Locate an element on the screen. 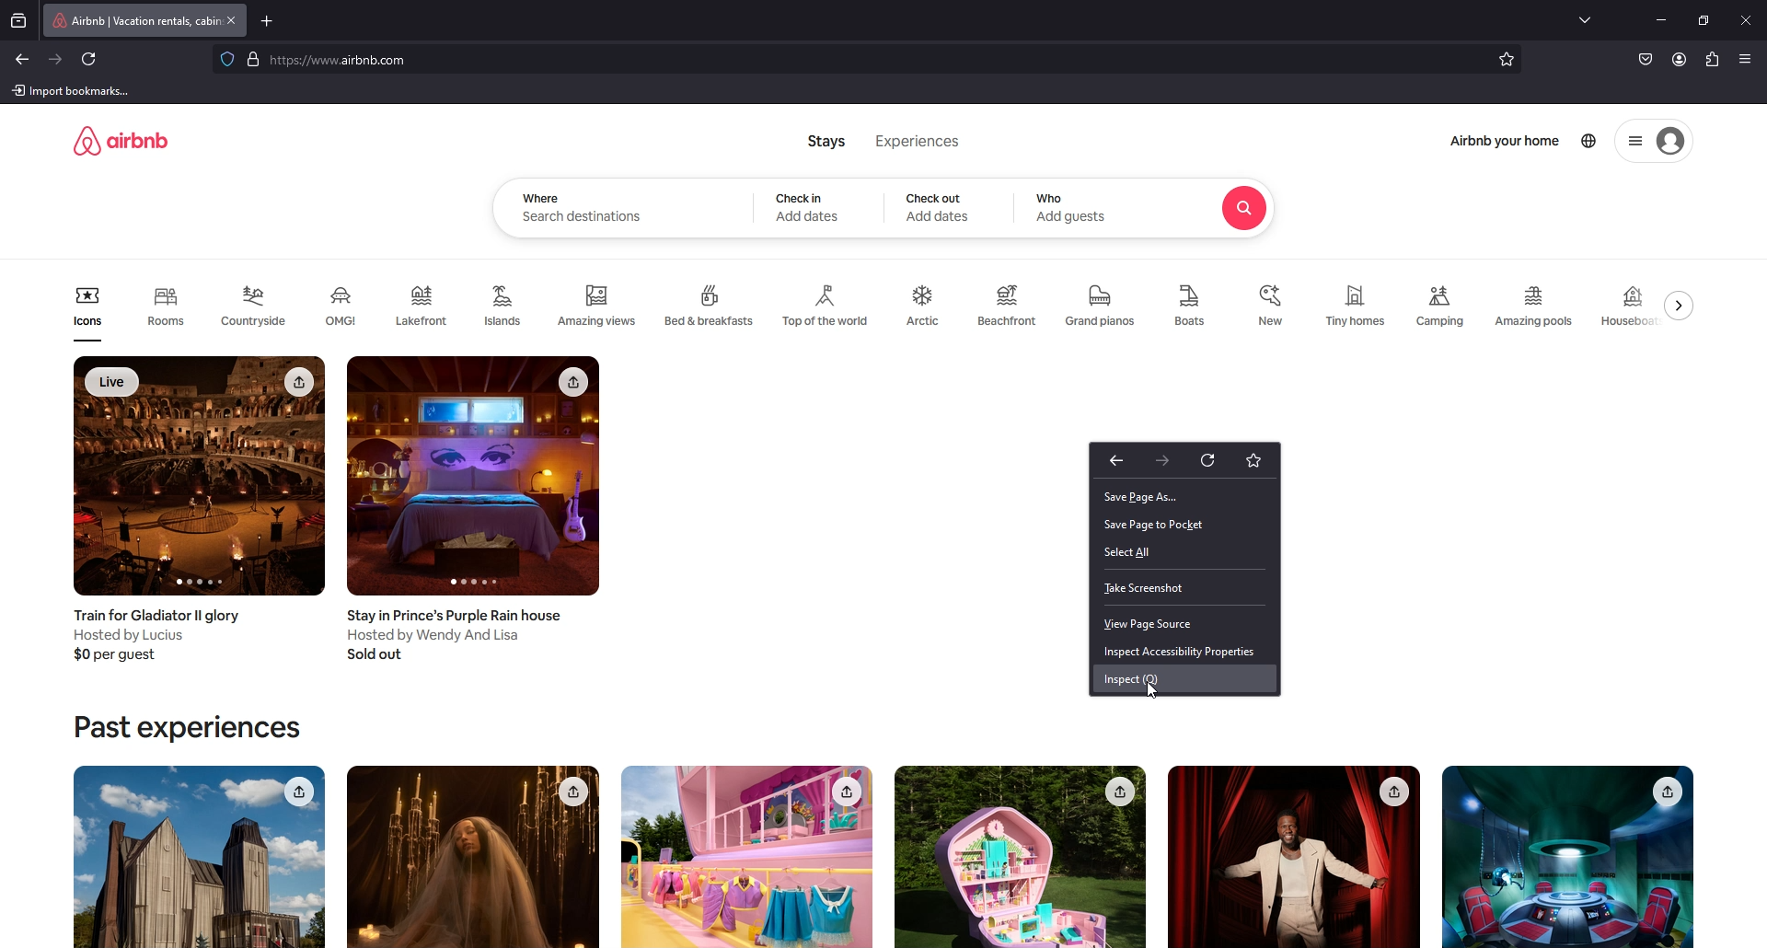 The width and height of the screenshot is (1767, 948). tiny homes is located at coordinates (1357, 306).